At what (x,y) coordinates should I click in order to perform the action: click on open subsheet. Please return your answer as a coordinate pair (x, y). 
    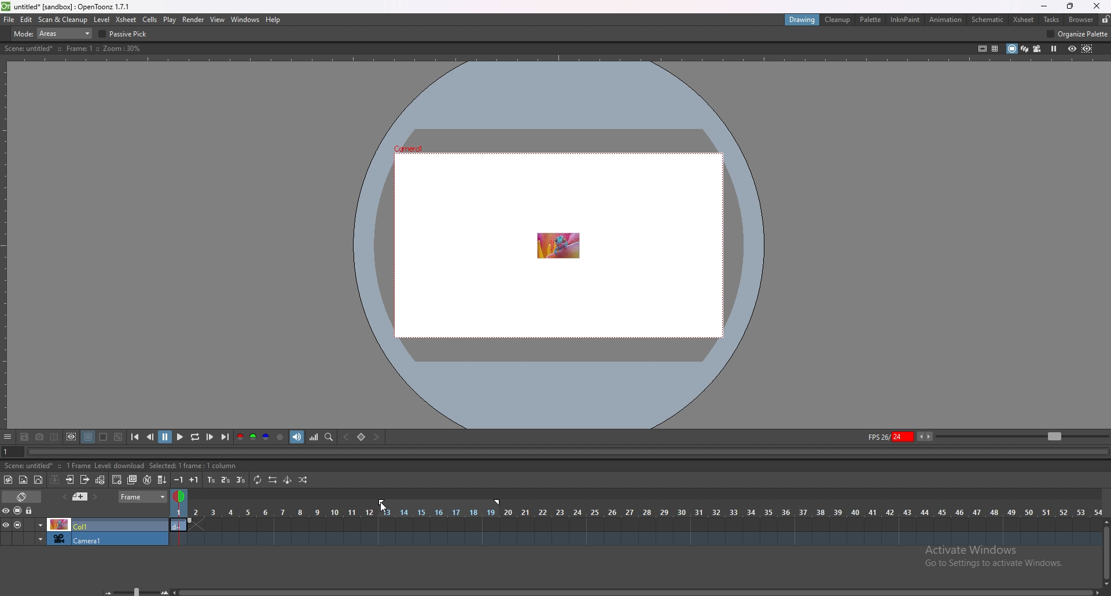
    Looking at the image, I should click on (70, 480).